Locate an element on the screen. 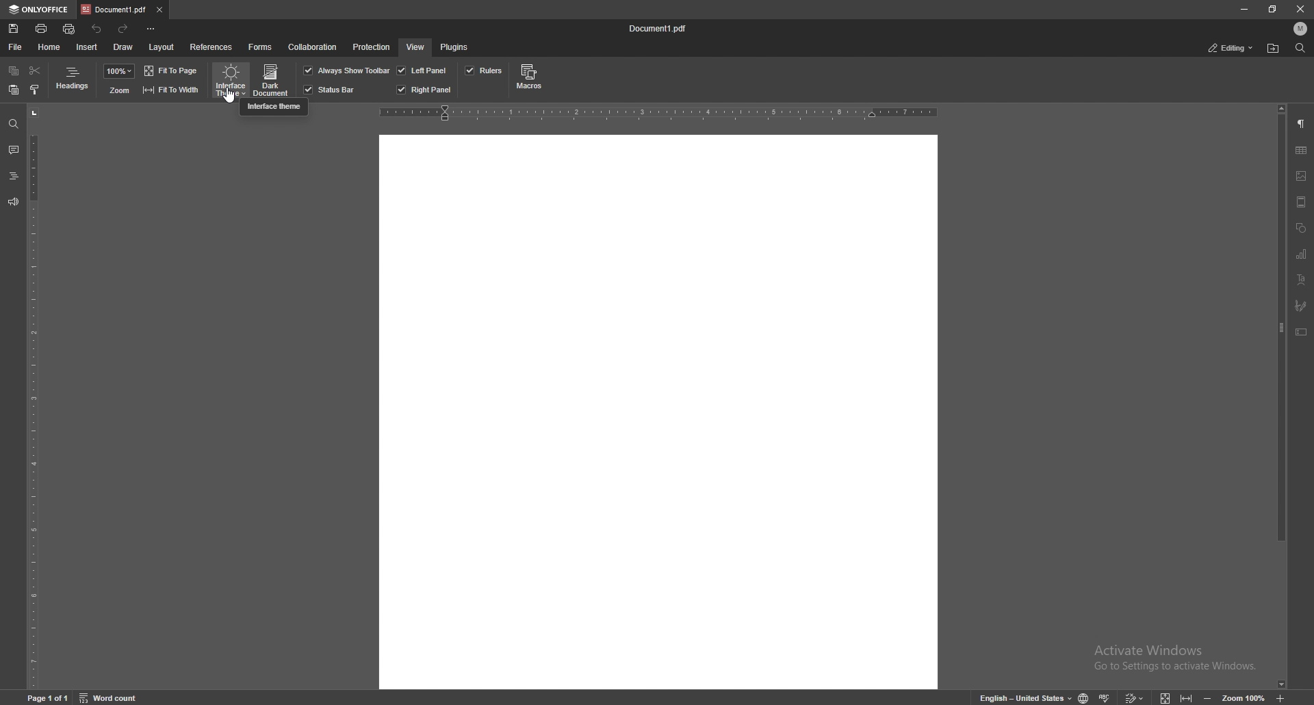  fit to page is located at coordinates (172, 70).